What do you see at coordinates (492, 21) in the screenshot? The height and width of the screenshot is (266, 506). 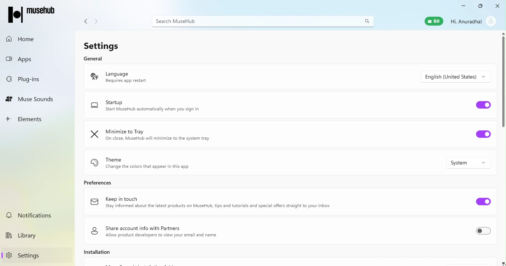 I see `account` at bounding box center [492, 21].